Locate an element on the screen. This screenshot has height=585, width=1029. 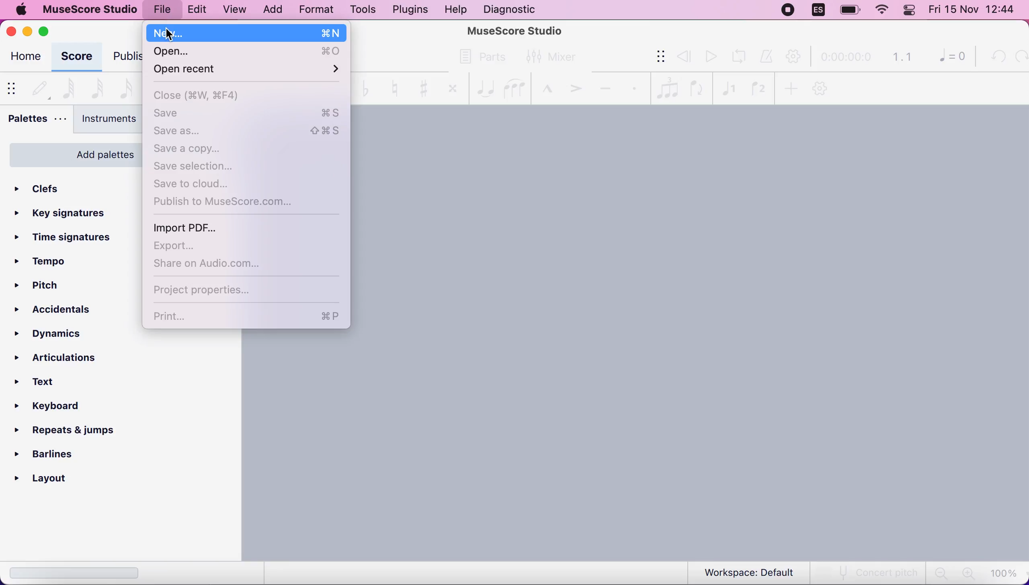
voice2 is located at coordinates (758, 87).